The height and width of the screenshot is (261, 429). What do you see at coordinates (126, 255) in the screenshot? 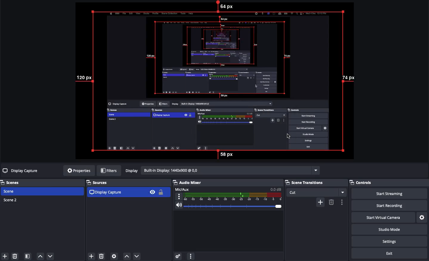
I see `Up` at bounding box center [126, 255].